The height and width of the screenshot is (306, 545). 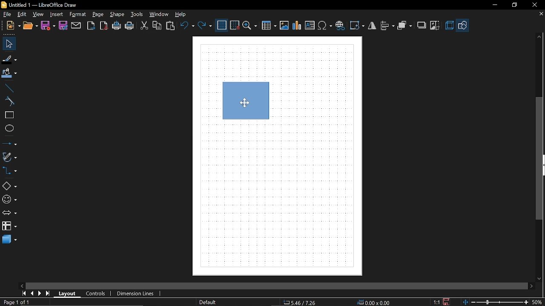 I want to click on Move right, so click(x=532, y=286).